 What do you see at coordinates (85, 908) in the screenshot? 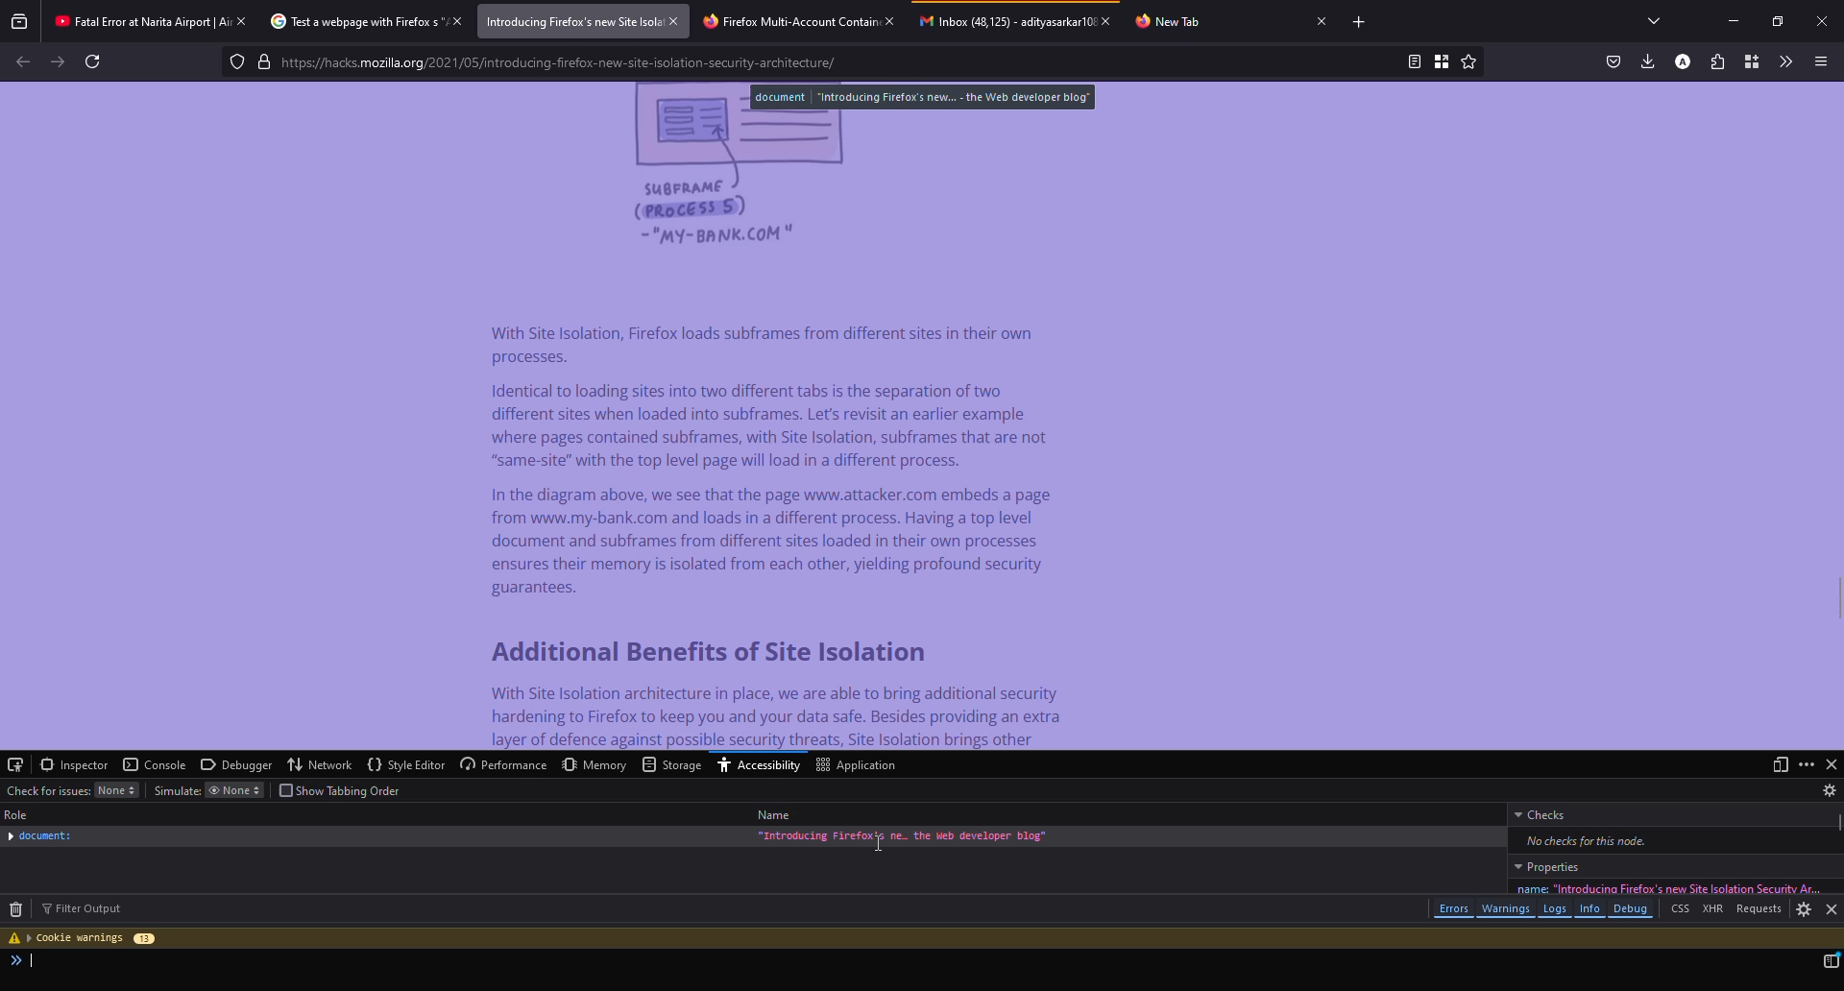
I see `filter` at bounding box center [85, 908].